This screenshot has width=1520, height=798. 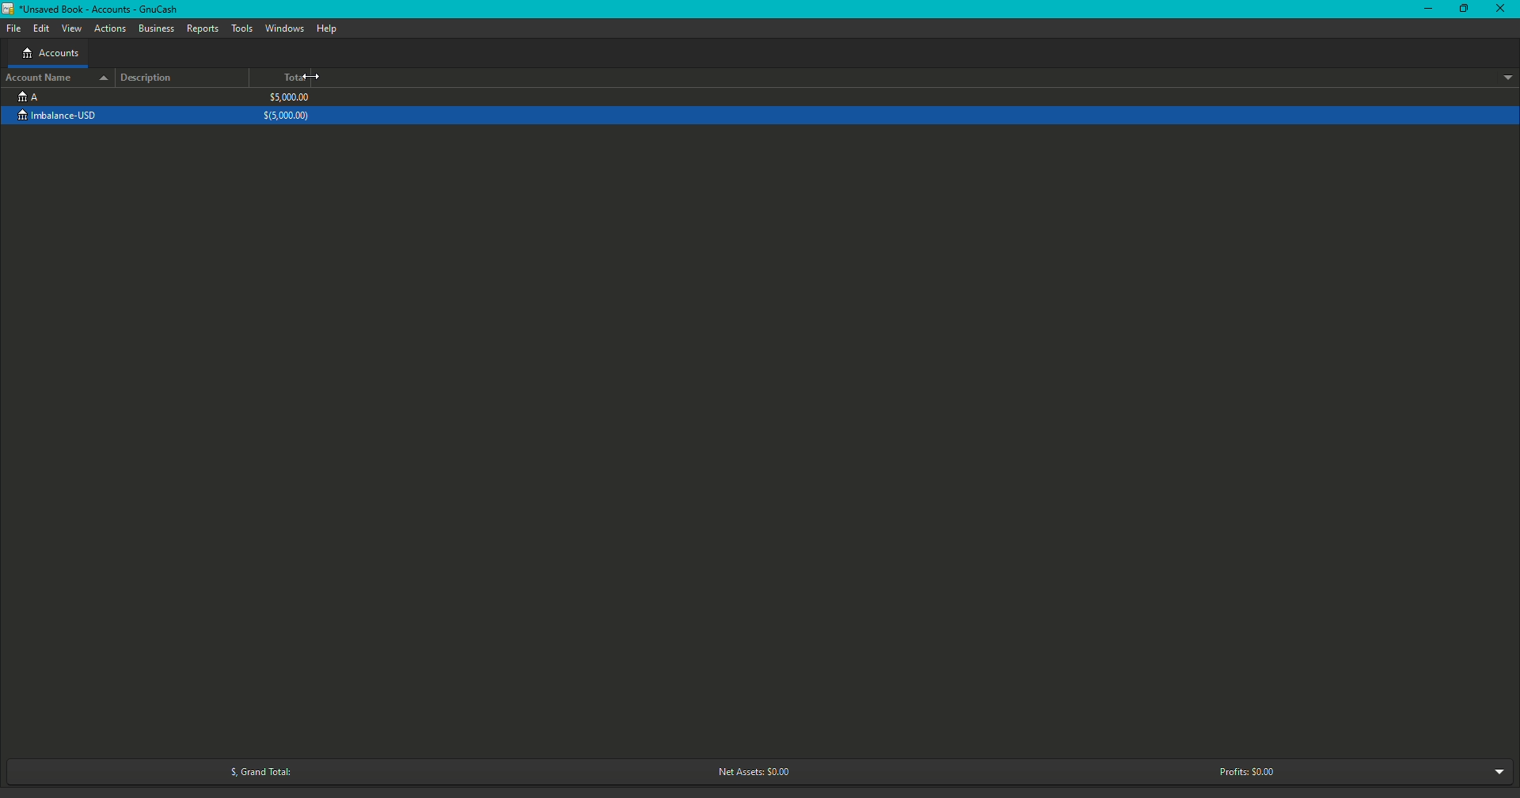 What do you see at coordinates (111, 29) in the screenshot?
I see `Actions` at bounding box center [111, 29].